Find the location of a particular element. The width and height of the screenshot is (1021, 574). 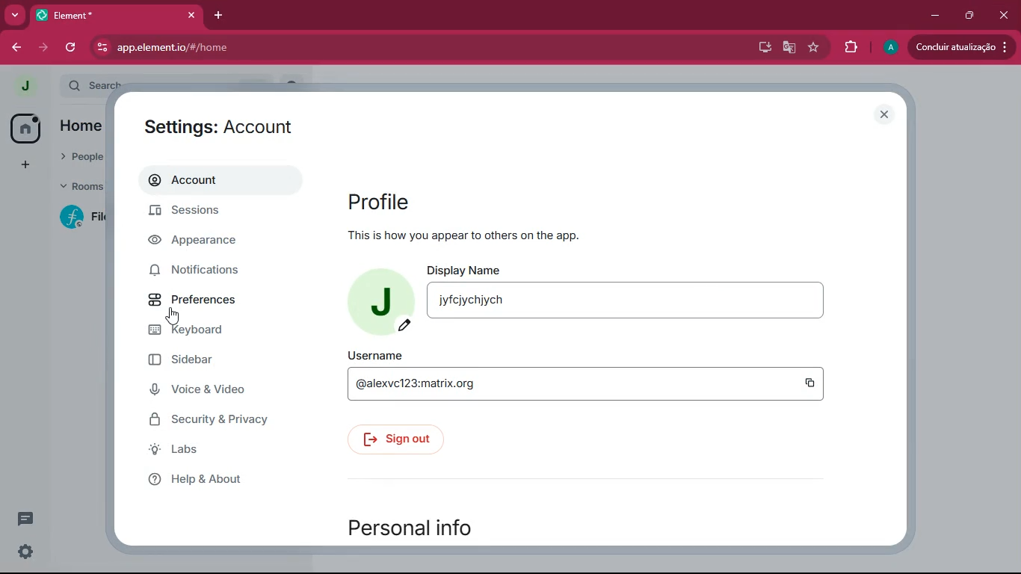

more is located at coordinates (12, 16).